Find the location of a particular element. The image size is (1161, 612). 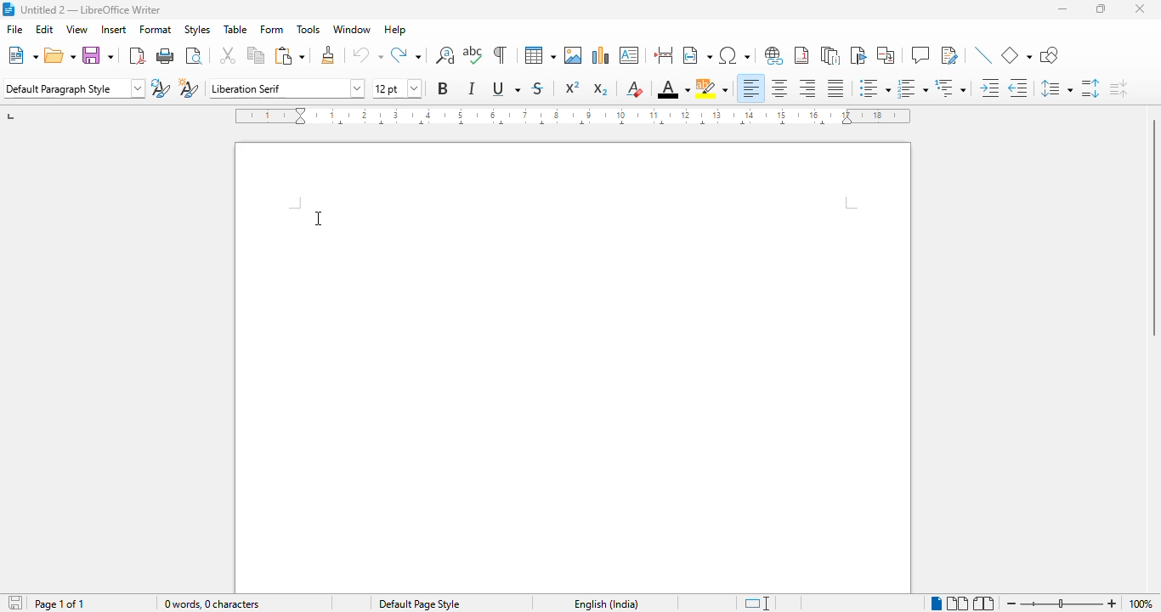

set line spacing is located at coordinates (1057, 88).